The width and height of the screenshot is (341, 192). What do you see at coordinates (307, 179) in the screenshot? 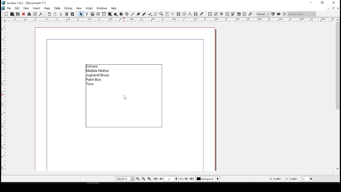
I see `units` at bounding box center [307, 179].